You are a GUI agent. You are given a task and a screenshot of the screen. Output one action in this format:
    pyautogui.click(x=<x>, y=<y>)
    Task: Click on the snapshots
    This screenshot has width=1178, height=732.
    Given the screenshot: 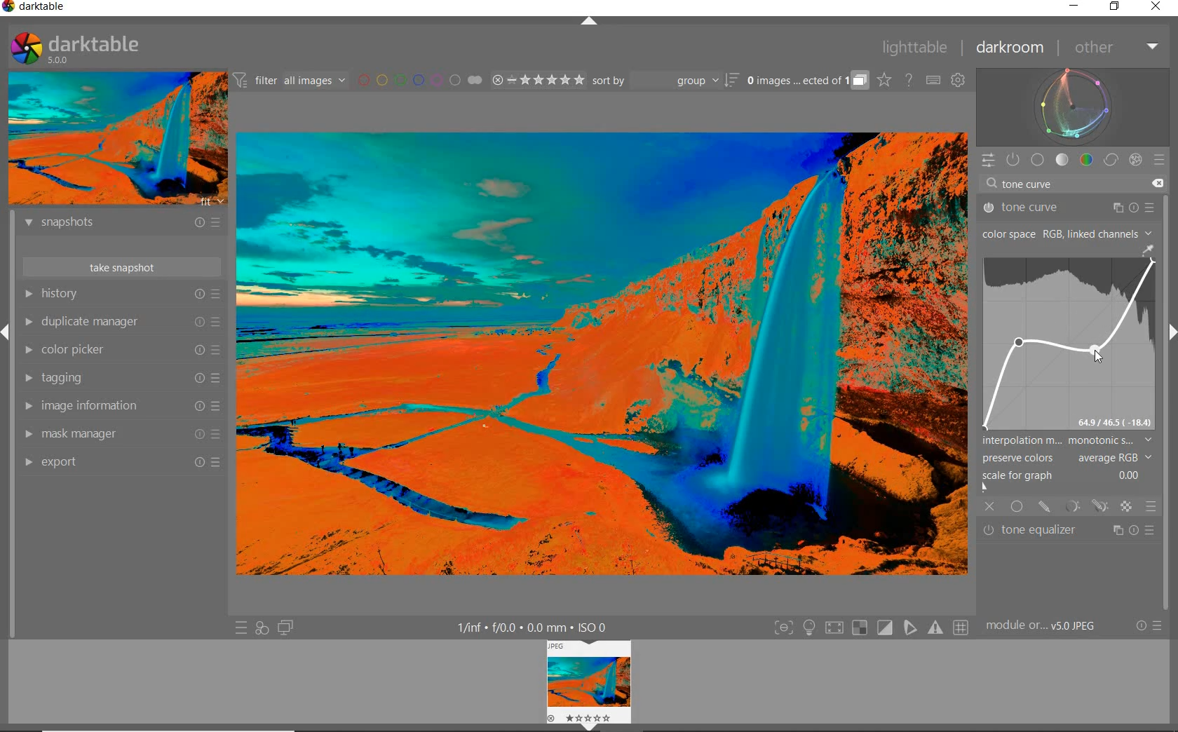 What is the action you would take?
    pyautogui.click(x=126, y=224)
    